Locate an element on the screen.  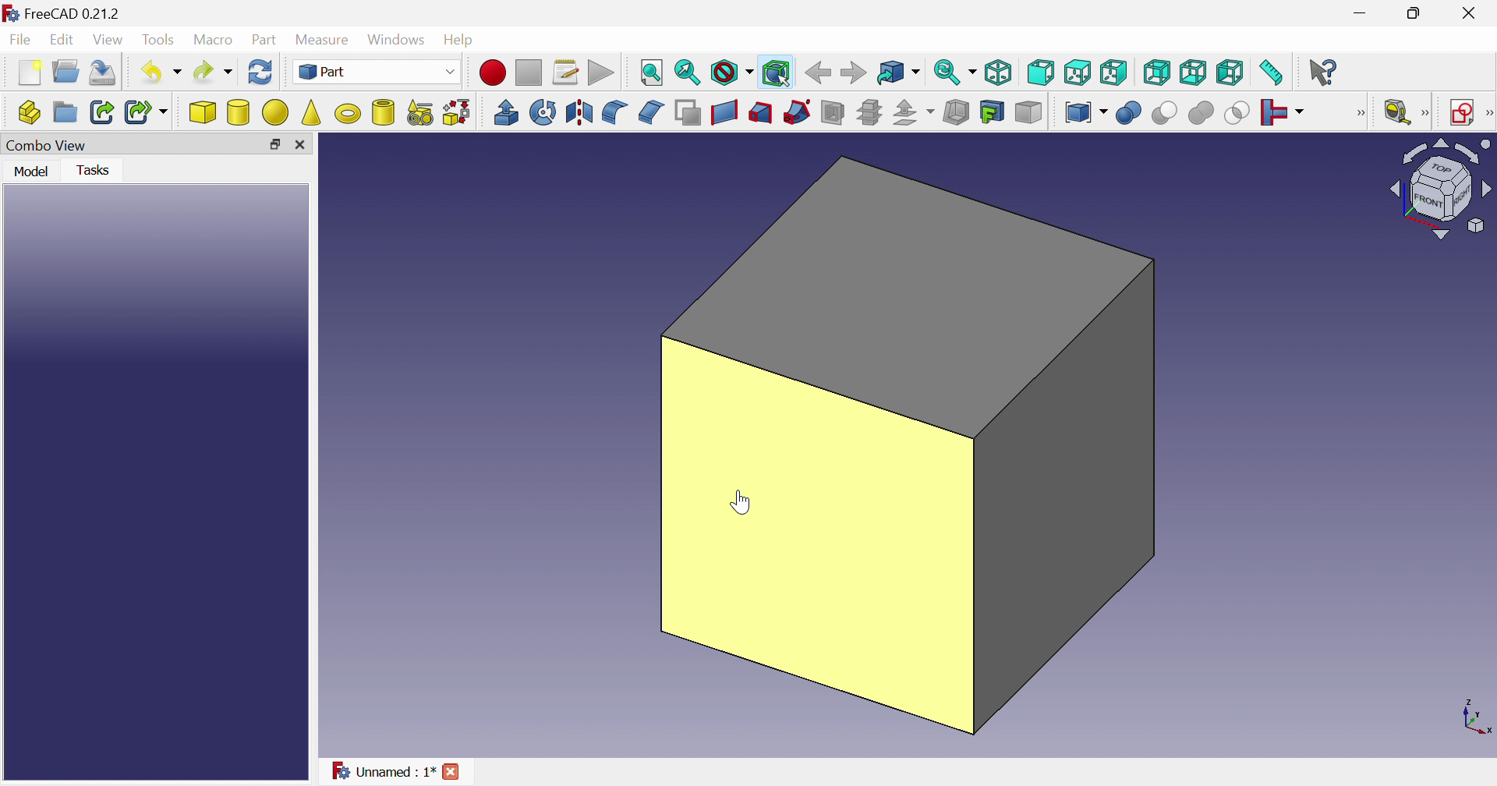
Thickness... is located at coordinates (956, 112).